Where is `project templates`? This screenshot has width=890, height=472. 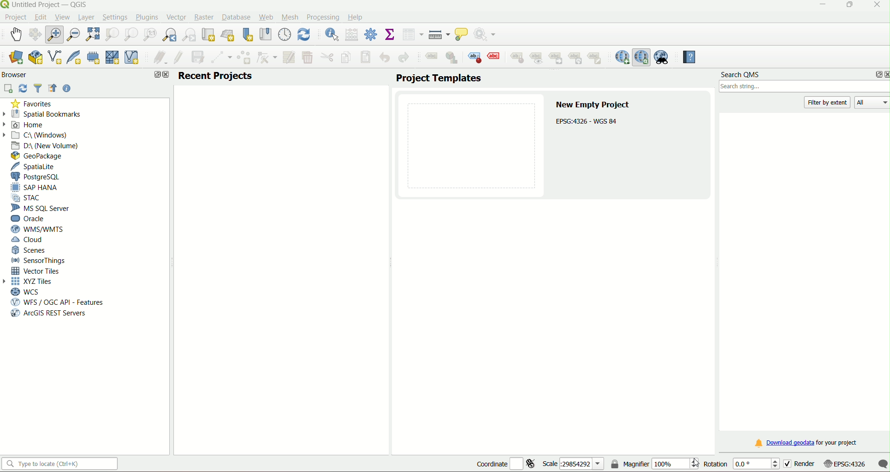
project templates is located at coordinates (438, 79).